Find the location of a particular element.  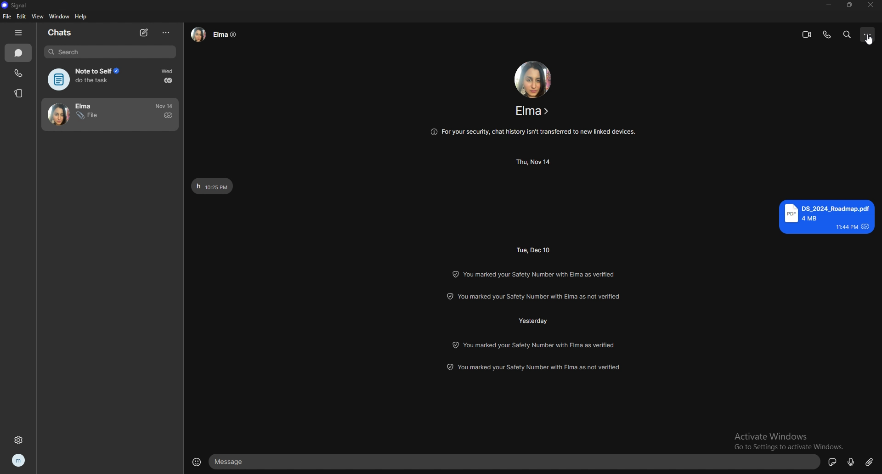

time is located at coordinates (535, 249).